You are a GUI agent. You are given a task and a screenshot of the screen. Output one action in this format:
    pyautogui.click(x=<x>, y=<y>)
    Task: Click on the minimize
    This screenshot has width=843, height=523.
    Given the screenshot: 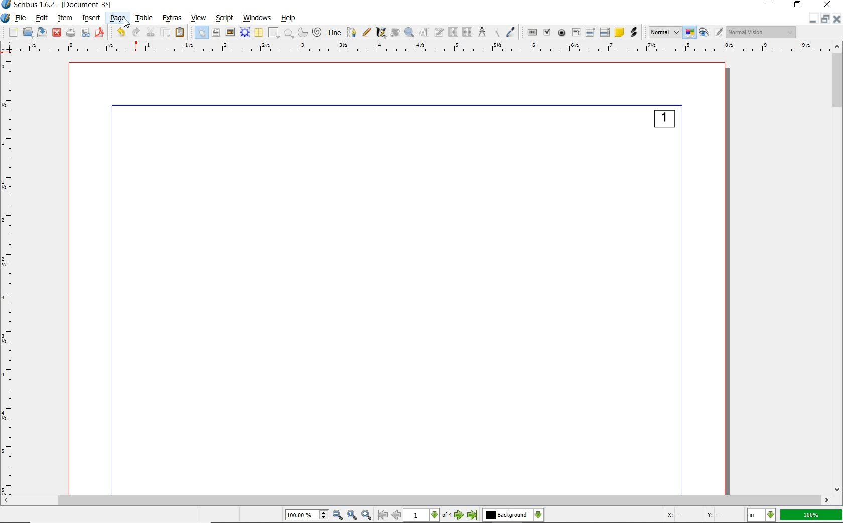 What is the action you would take?
    pyautogui.click(x=771, y=4)
    